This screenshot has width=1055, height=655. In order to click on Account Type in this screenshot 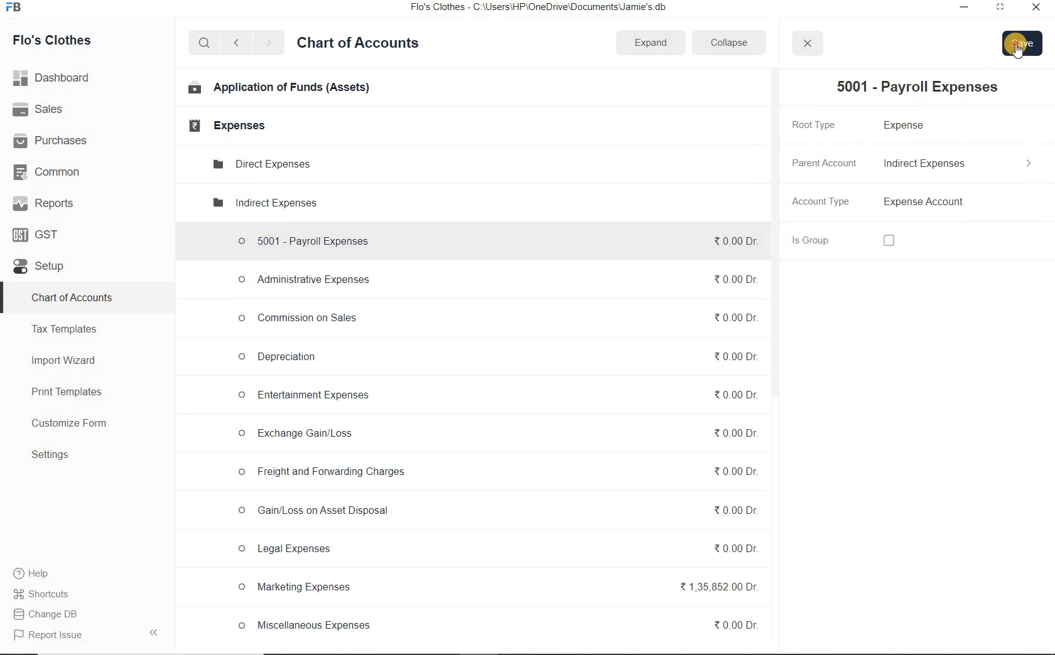, I will do `click(961, 203)`.